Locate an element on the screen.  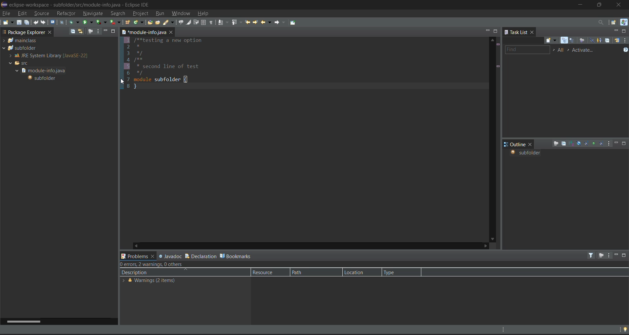
hide static fields and methods is located at coordinates (587, 144).